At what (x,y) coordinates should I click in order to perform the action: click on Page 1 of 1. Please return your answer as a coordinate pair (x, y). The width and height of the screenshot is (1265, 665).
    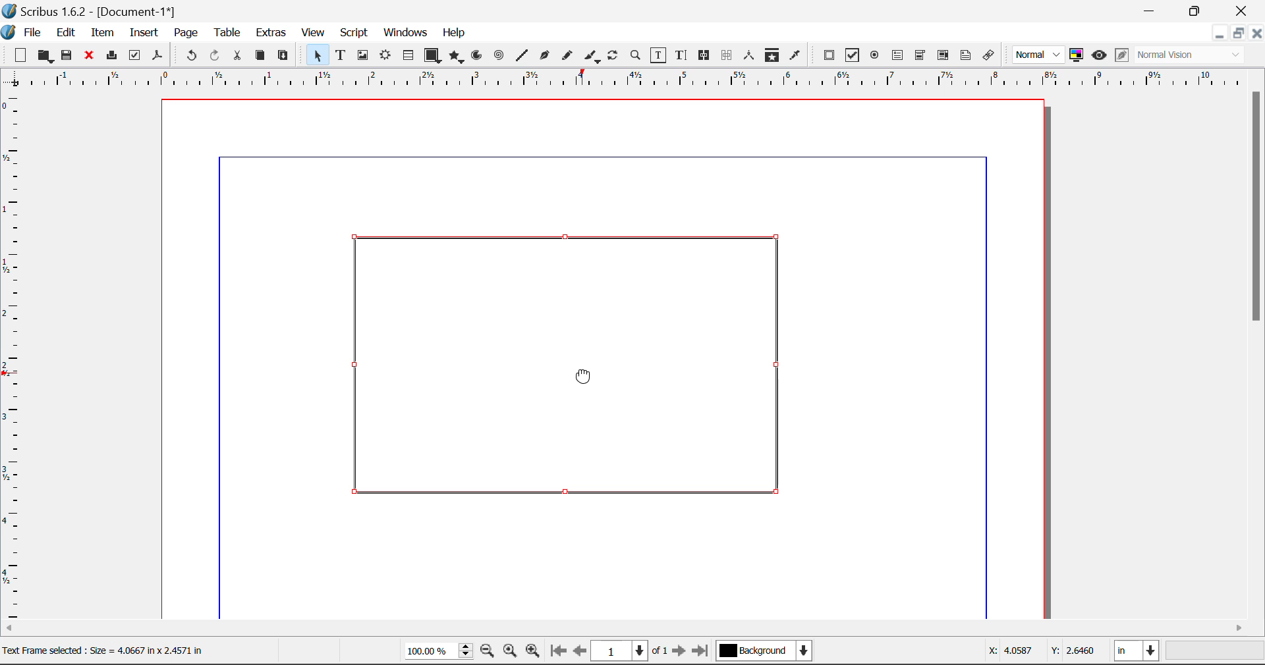
    Looking at the image, I should click on (631, 651).